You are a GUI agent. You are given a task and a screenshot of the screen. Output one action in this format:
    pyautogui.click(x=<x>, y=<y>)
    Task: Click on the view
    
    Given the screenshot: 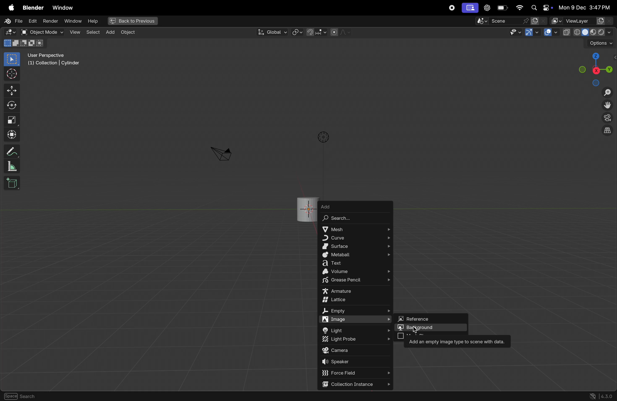 What is the action you would take?
    pyautogui.click(x=74, y=32)
    